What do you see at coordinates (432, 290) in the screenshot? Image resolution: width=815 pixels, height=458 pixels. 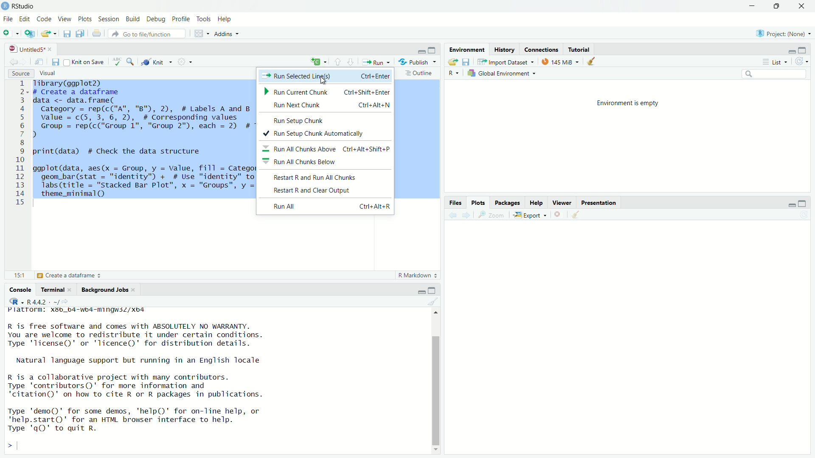 I see `Maximize` at bounding box center [432, 290].